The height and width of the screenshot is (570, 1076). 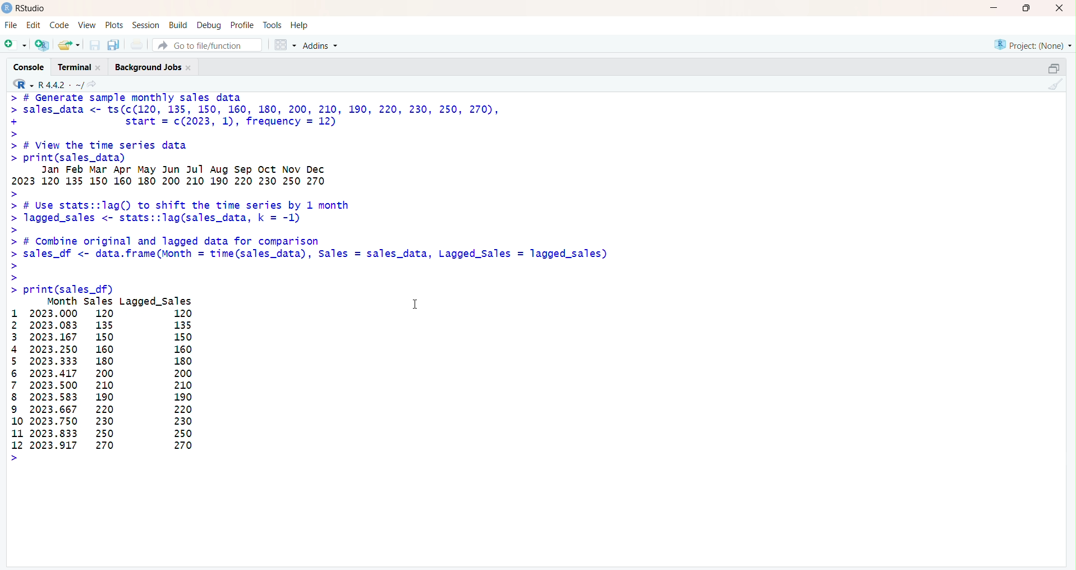 I want to click on session, so click(x=146, y=25).